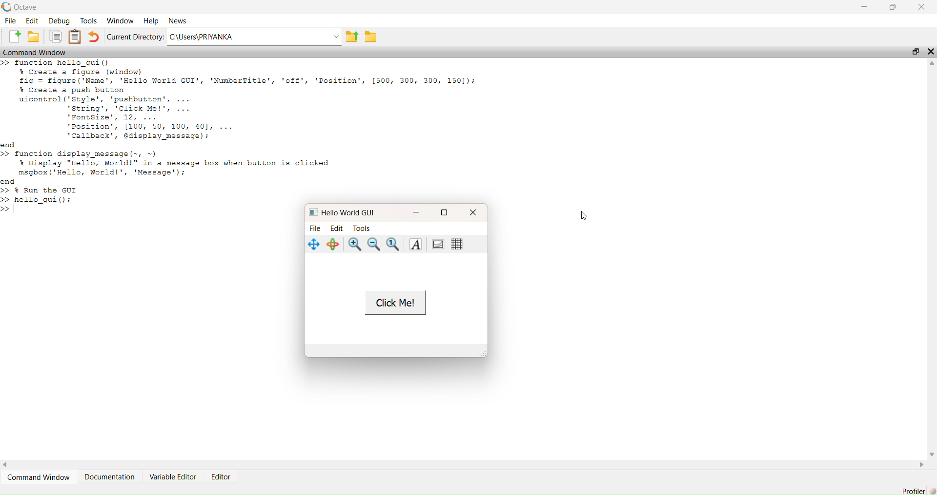 The image size is (937, 495). What do you see at coordinates (347, 212) in the screenshot?
I see `Hello World GUI` at bounding box center [347, 212].